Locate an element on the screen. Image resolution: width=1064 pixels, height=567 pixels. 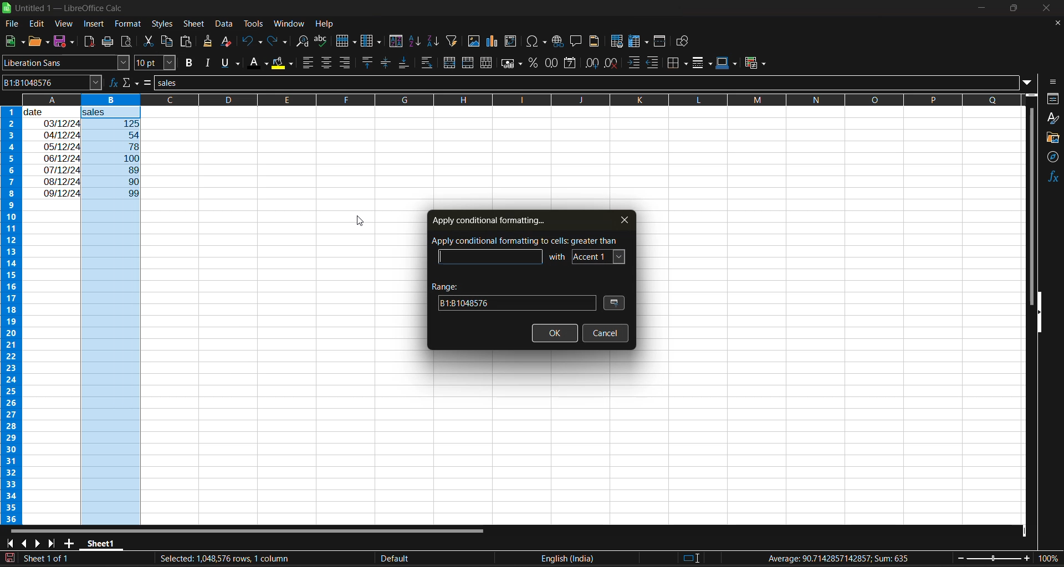
zoom factor is located at coordinates (1046, 559).